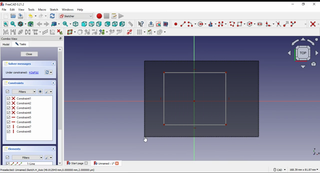 The height and width of the screenshot is (173, 320). Describe the element at coordinates (176, 24) in the screenshot. I see `create point` at that location.